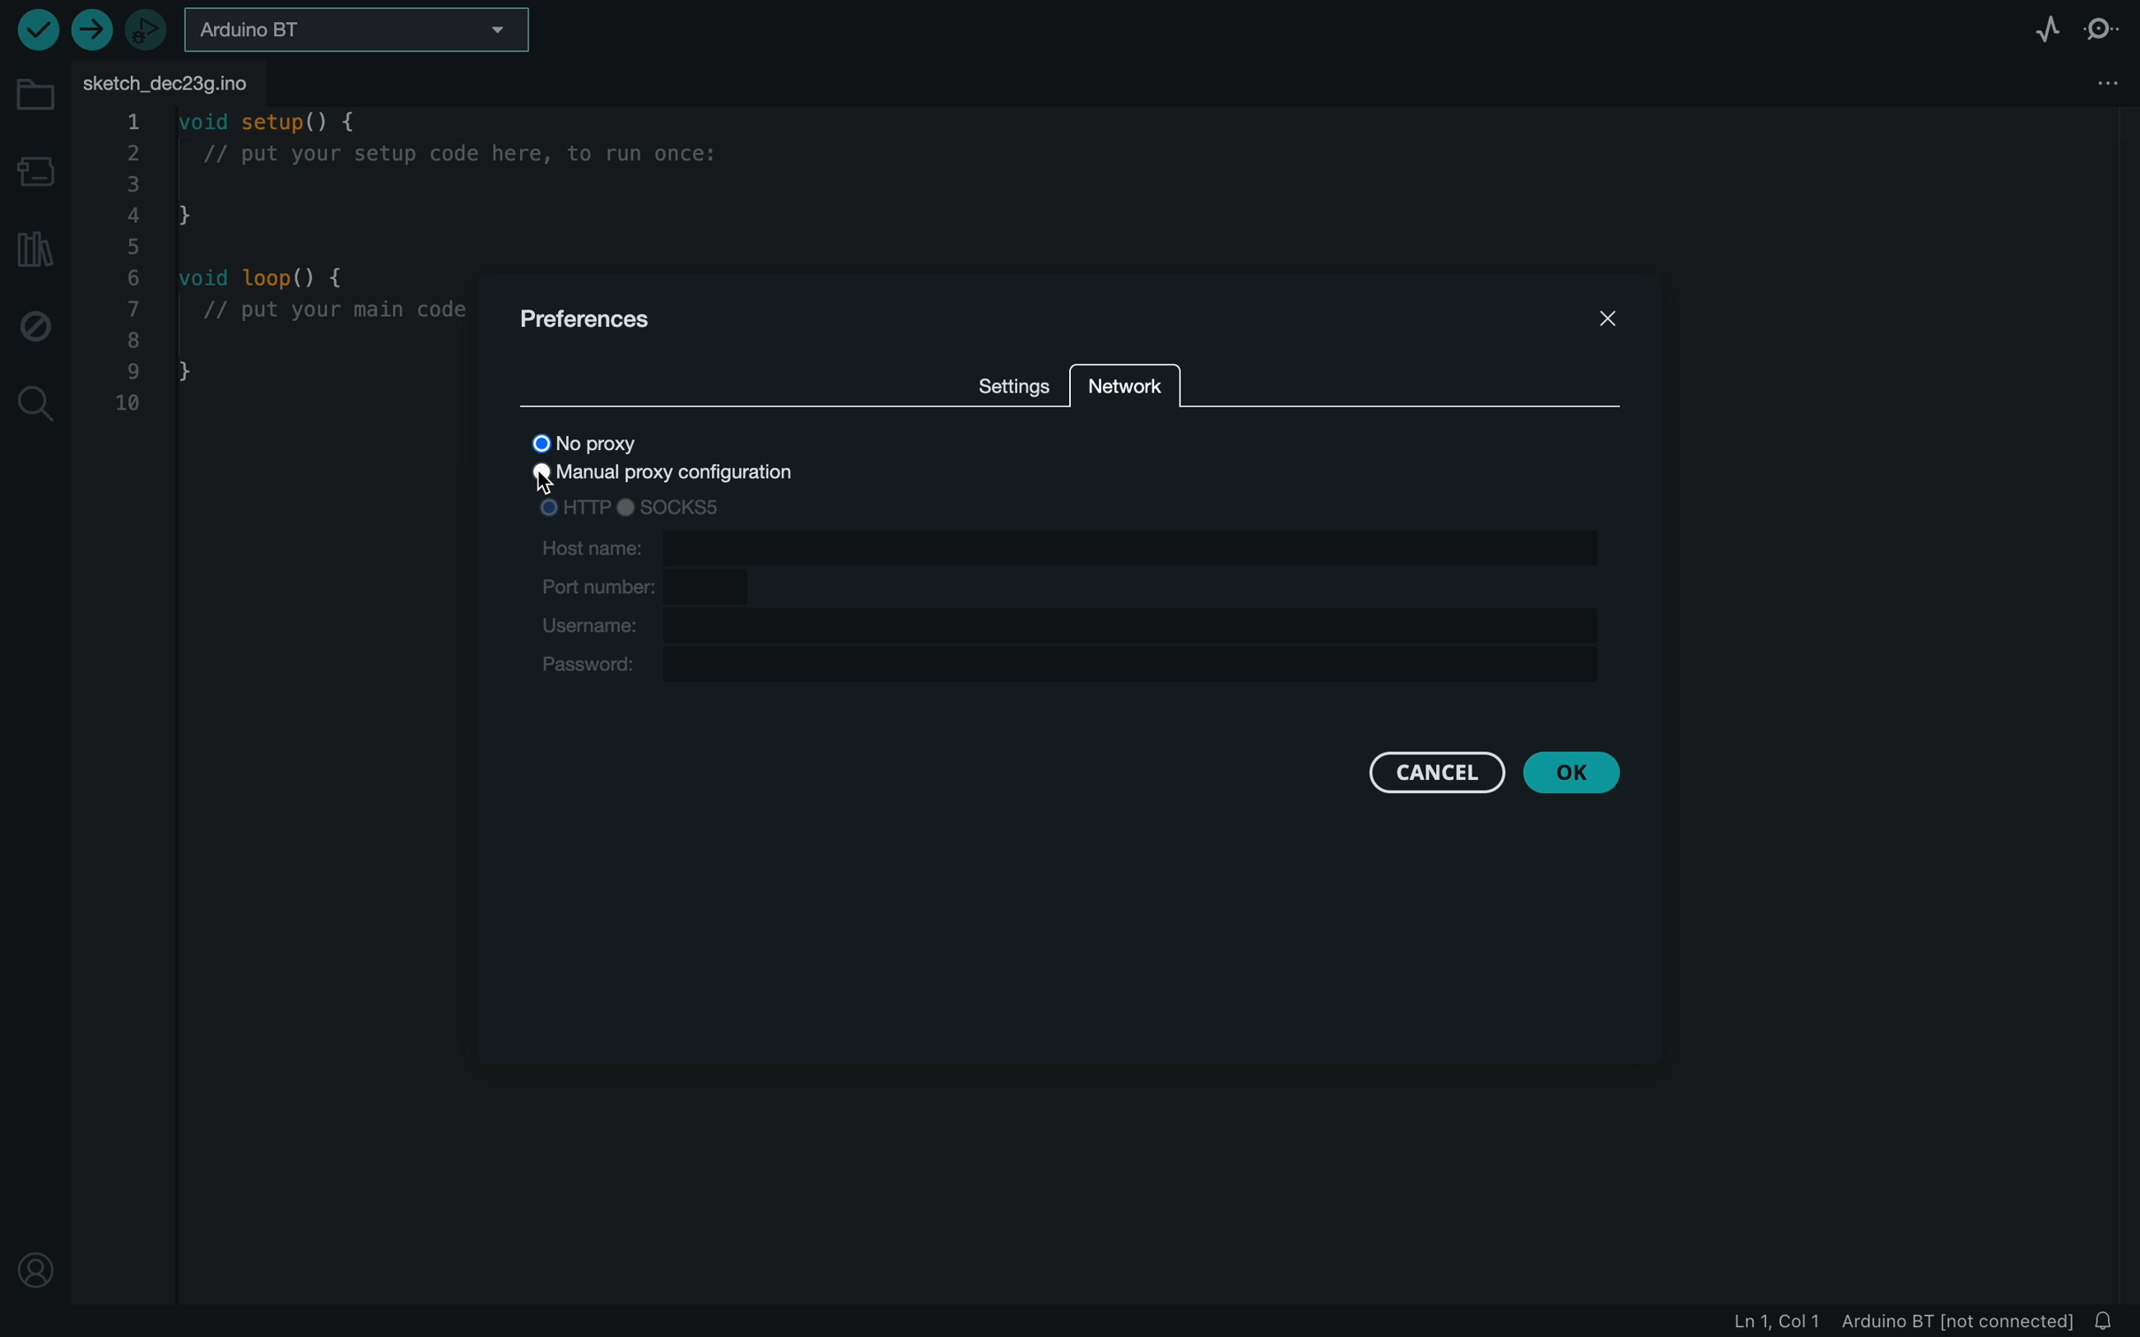  What do you see at coordinates (172, 80) in the screenshot?
I see `file tab` at bounding box center [172, 80].